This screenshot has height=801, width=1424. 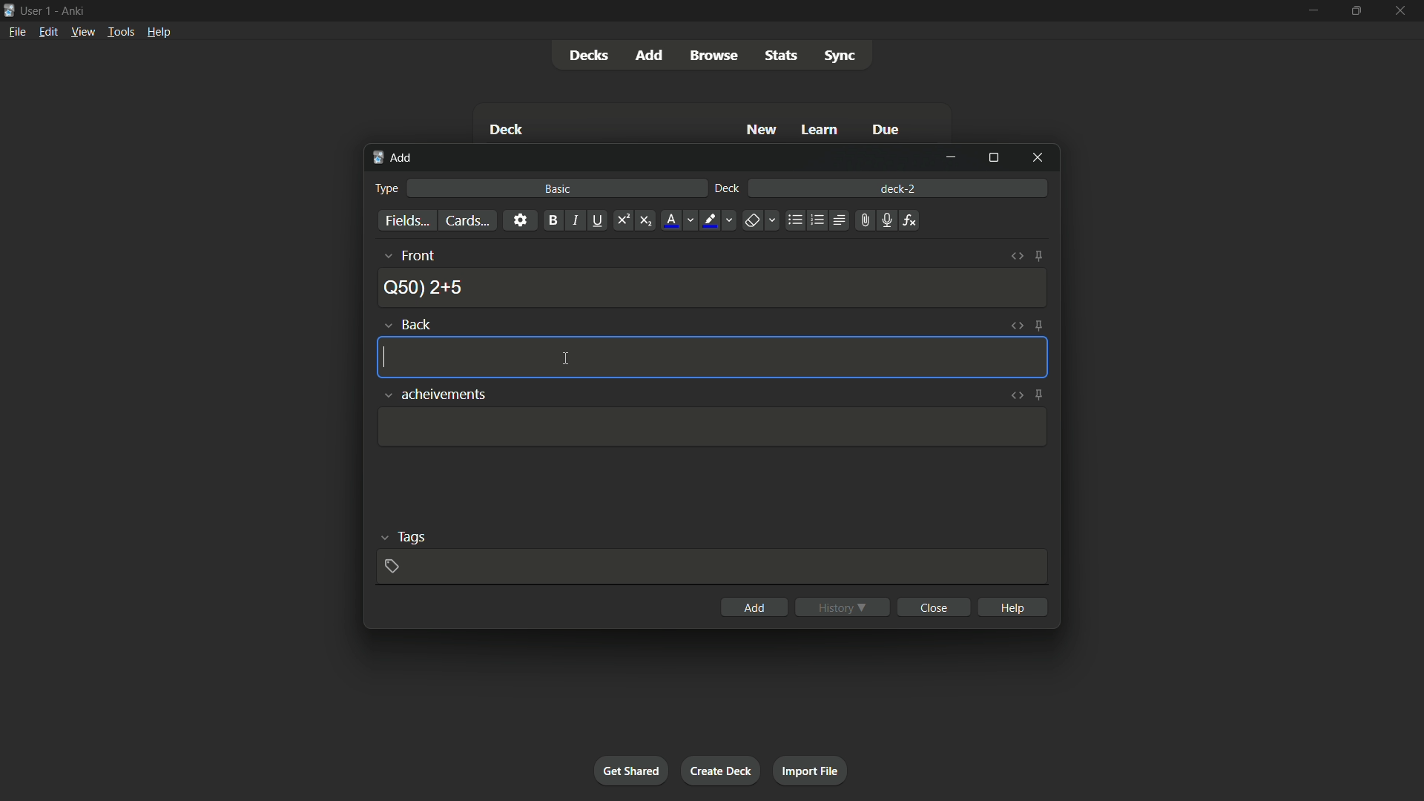 What do you see at coordinates (727, 189) in the screenshot?
I see `deck` at bounding box center [727, 189].